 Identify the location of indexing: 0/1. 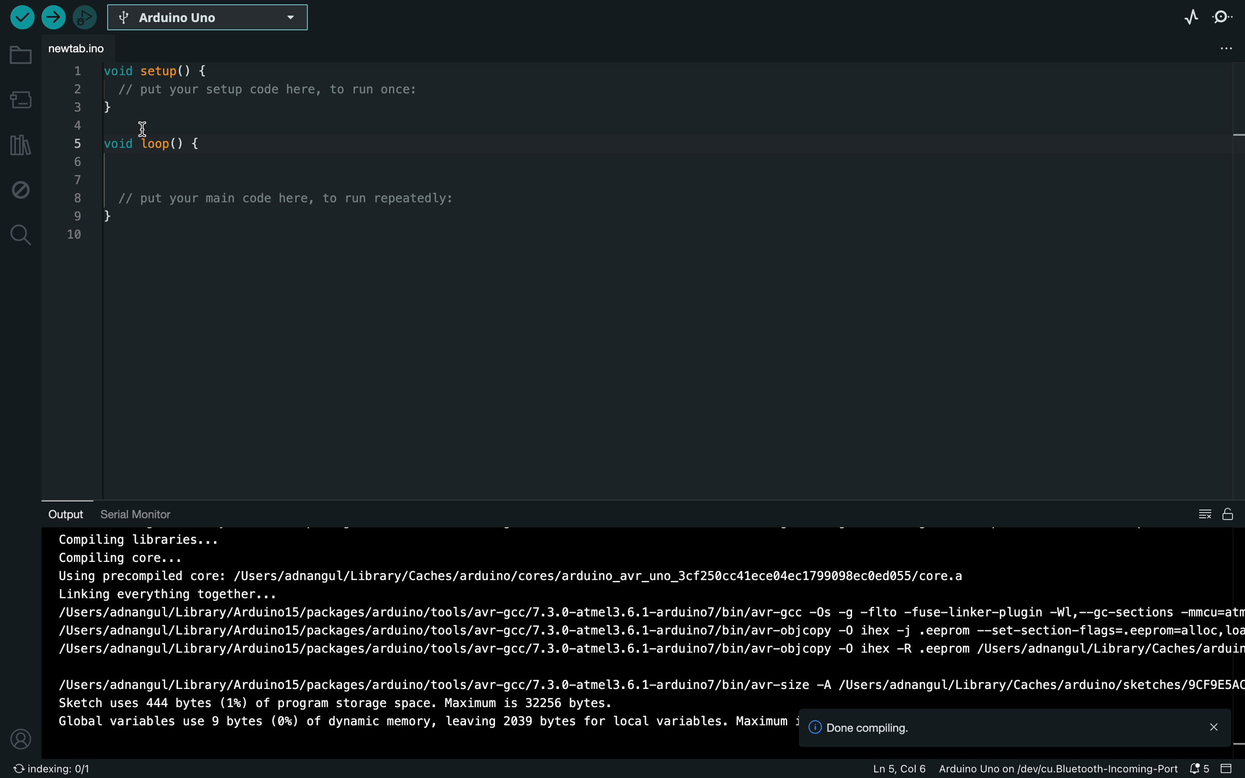
(50, 768).